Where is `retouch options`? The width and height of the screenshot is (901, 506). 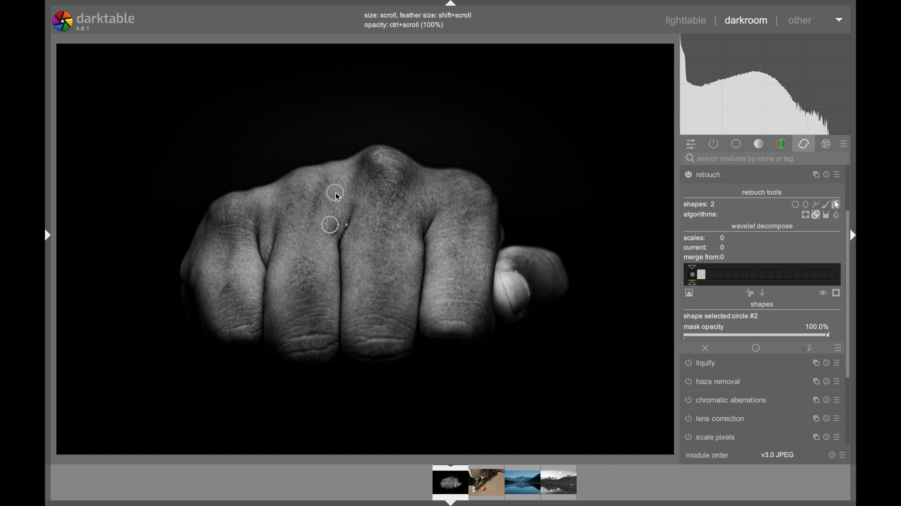
retouch options is located at coordinates (819, 215).